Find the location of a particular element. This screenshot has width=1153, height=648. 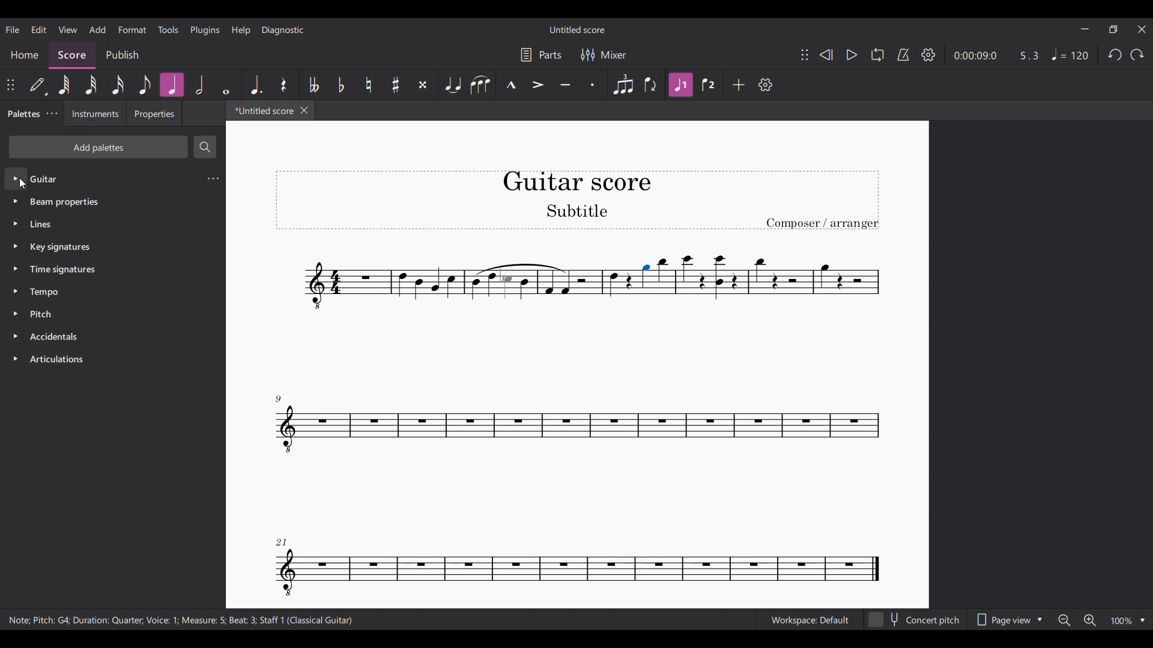

Minimize is located at coordinates (1085, 29).